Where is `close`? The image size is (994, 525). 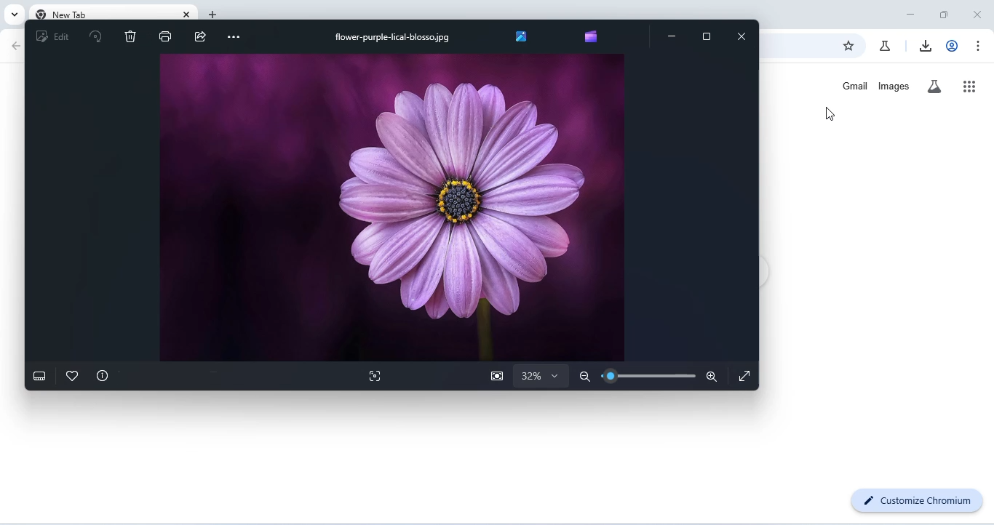
close is located at coordinates (739, 34).